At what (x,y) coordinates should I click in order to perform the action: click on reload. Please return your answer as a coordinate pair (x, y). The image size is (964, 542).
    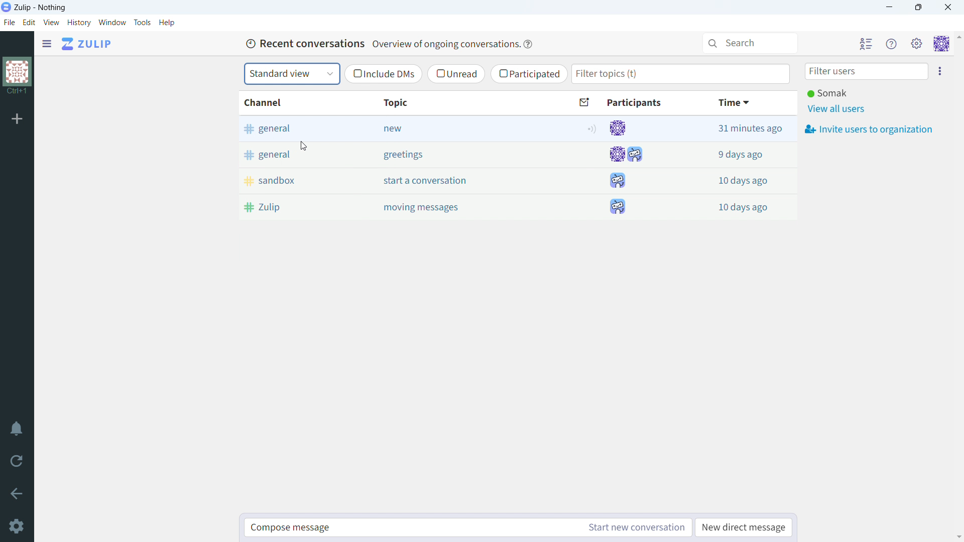
    Looking at the image, I should click on (18, 461).